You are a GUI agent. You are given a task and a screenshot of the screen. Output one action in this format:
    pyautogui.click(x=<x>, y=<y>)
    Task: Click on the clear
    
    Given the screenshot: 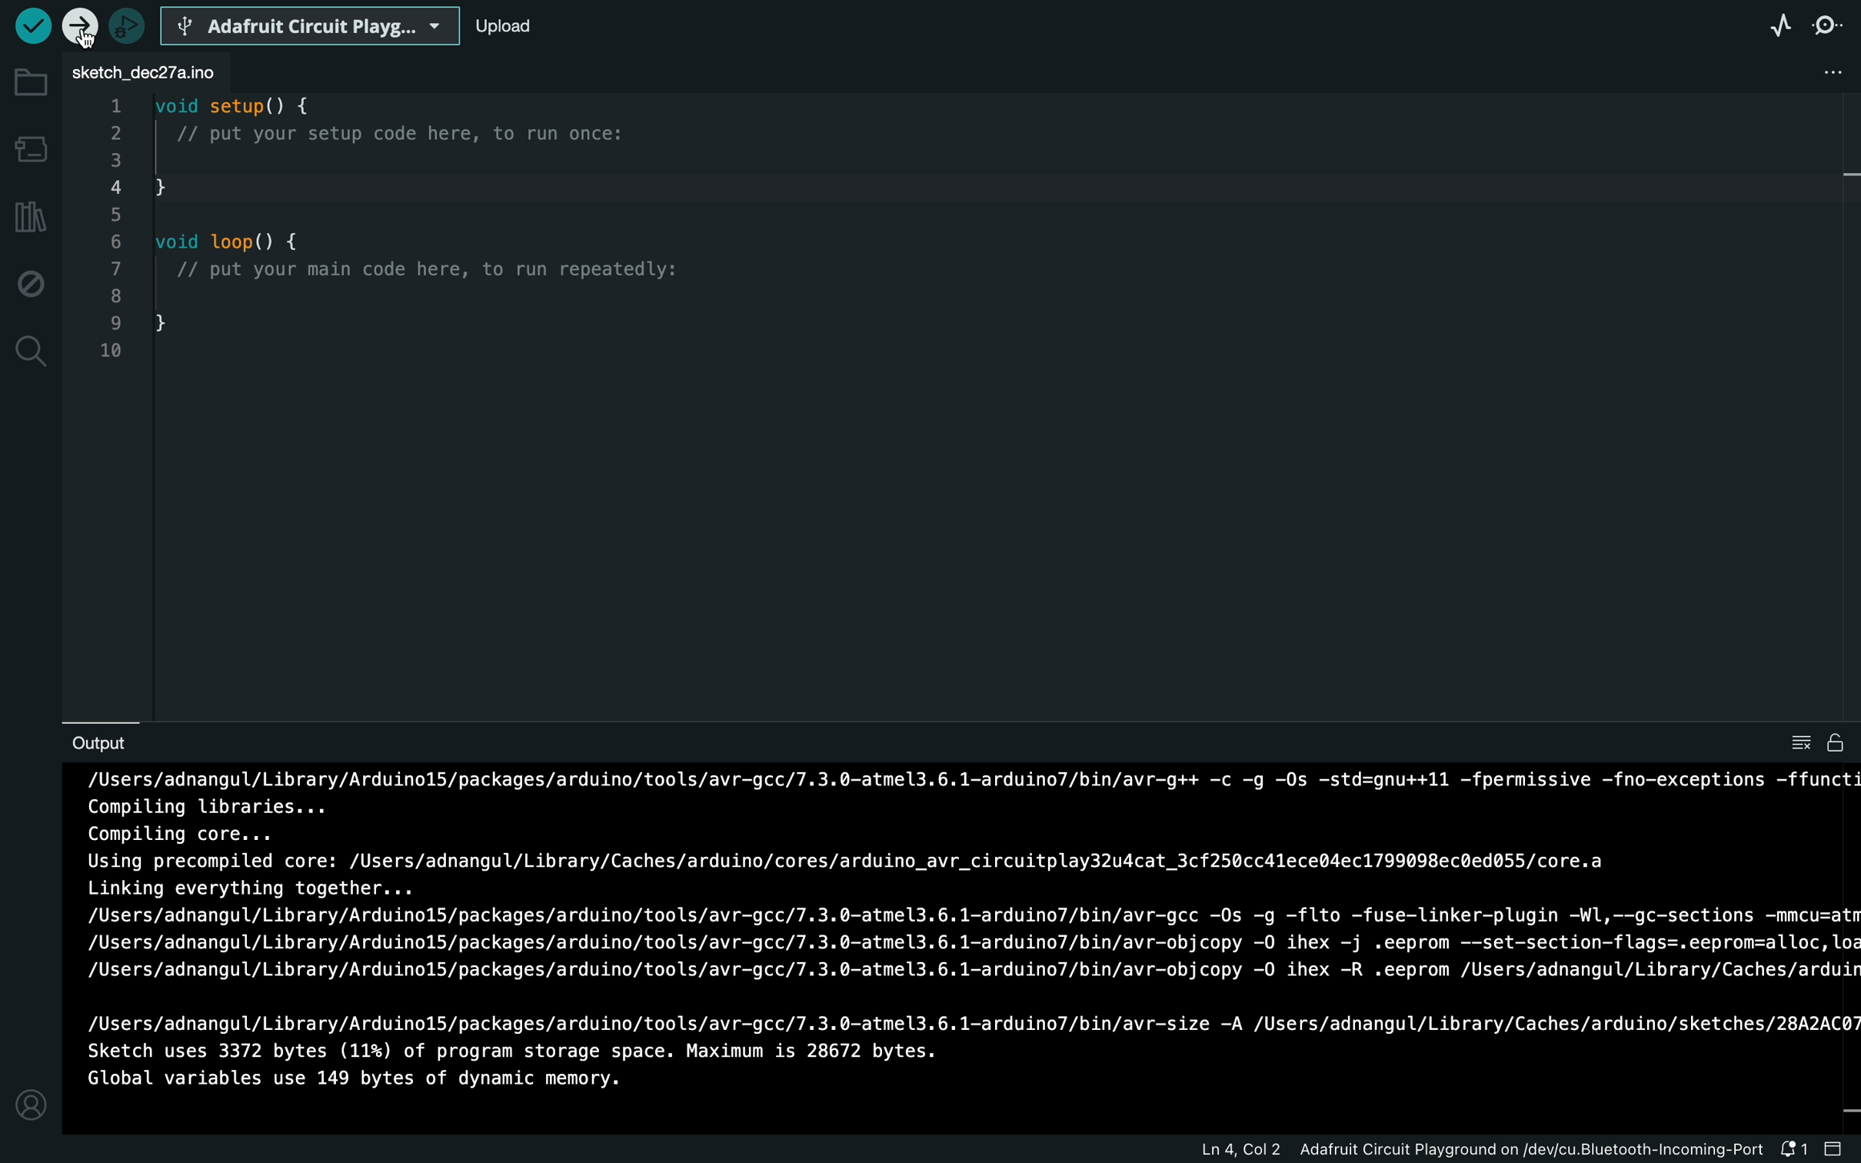 What is the action you would take?
    pyautogui.click(x=1802, y=744)
    